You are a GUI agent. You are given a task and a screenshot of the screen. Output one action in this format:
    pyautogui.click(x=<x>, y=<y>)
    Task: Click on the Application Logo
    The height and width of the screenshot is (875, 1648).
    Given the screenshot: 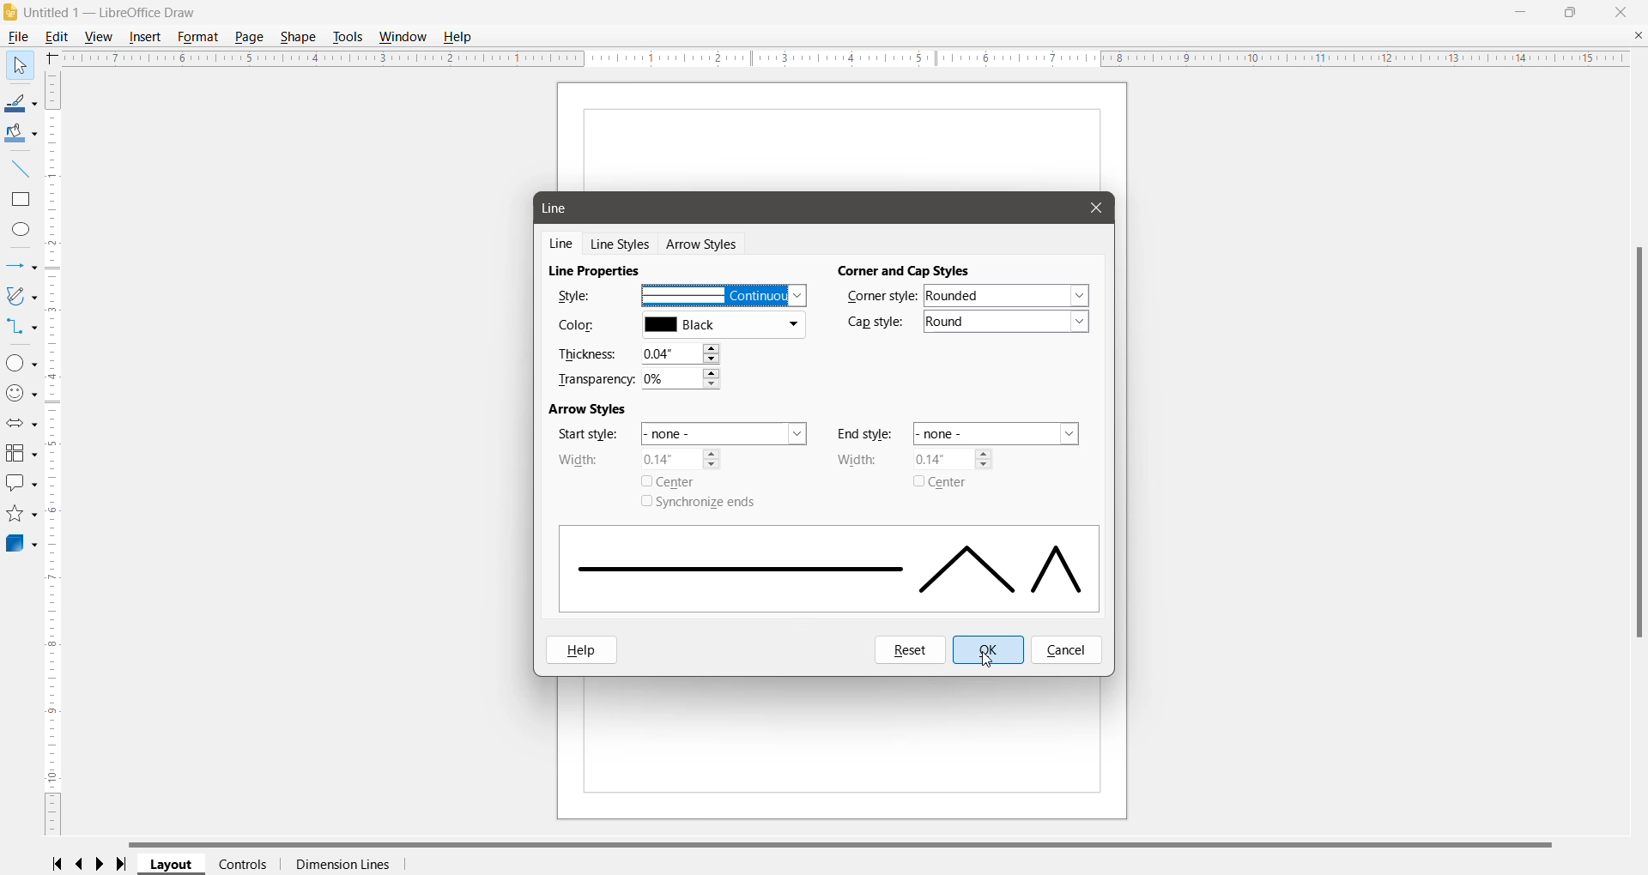 What is the action you would take?
    pyautogui.click(x=10, y=14)
    